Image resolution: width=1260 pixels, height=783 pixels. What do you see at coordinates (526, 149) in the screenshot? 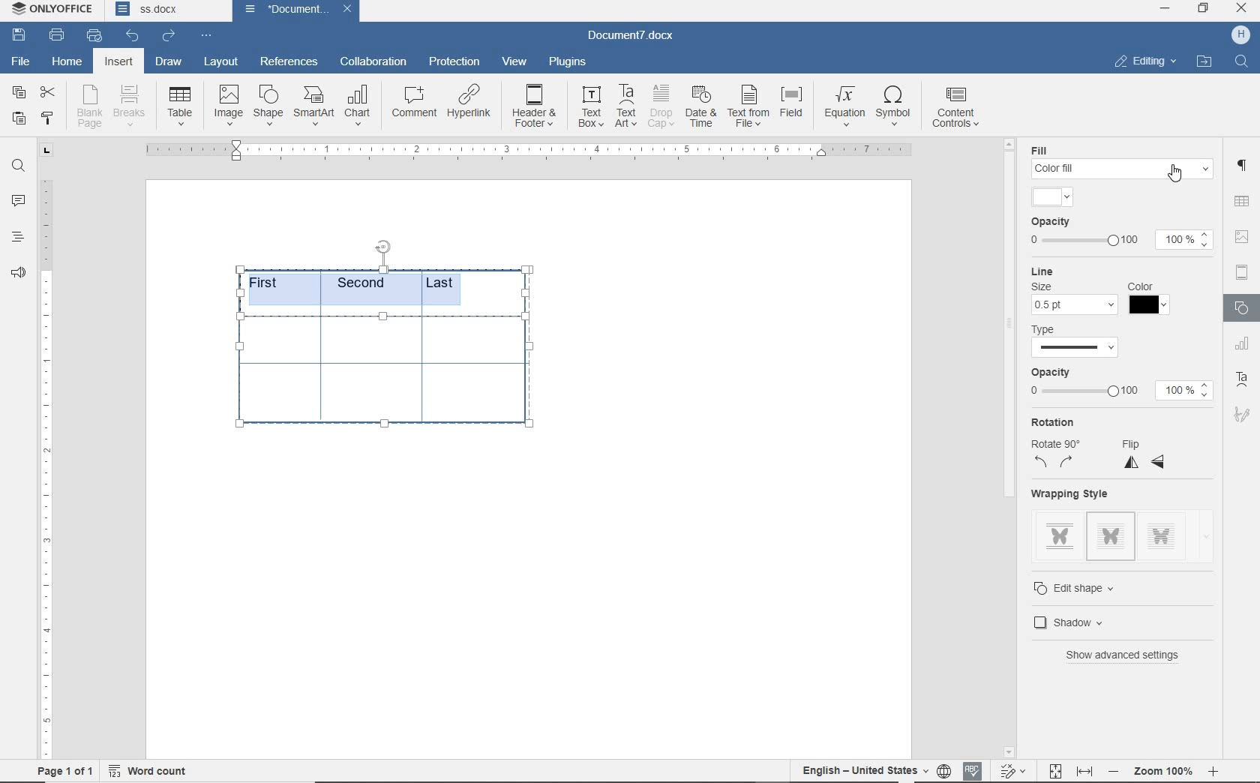
I see `ruler` at bounding box center [526, 149].